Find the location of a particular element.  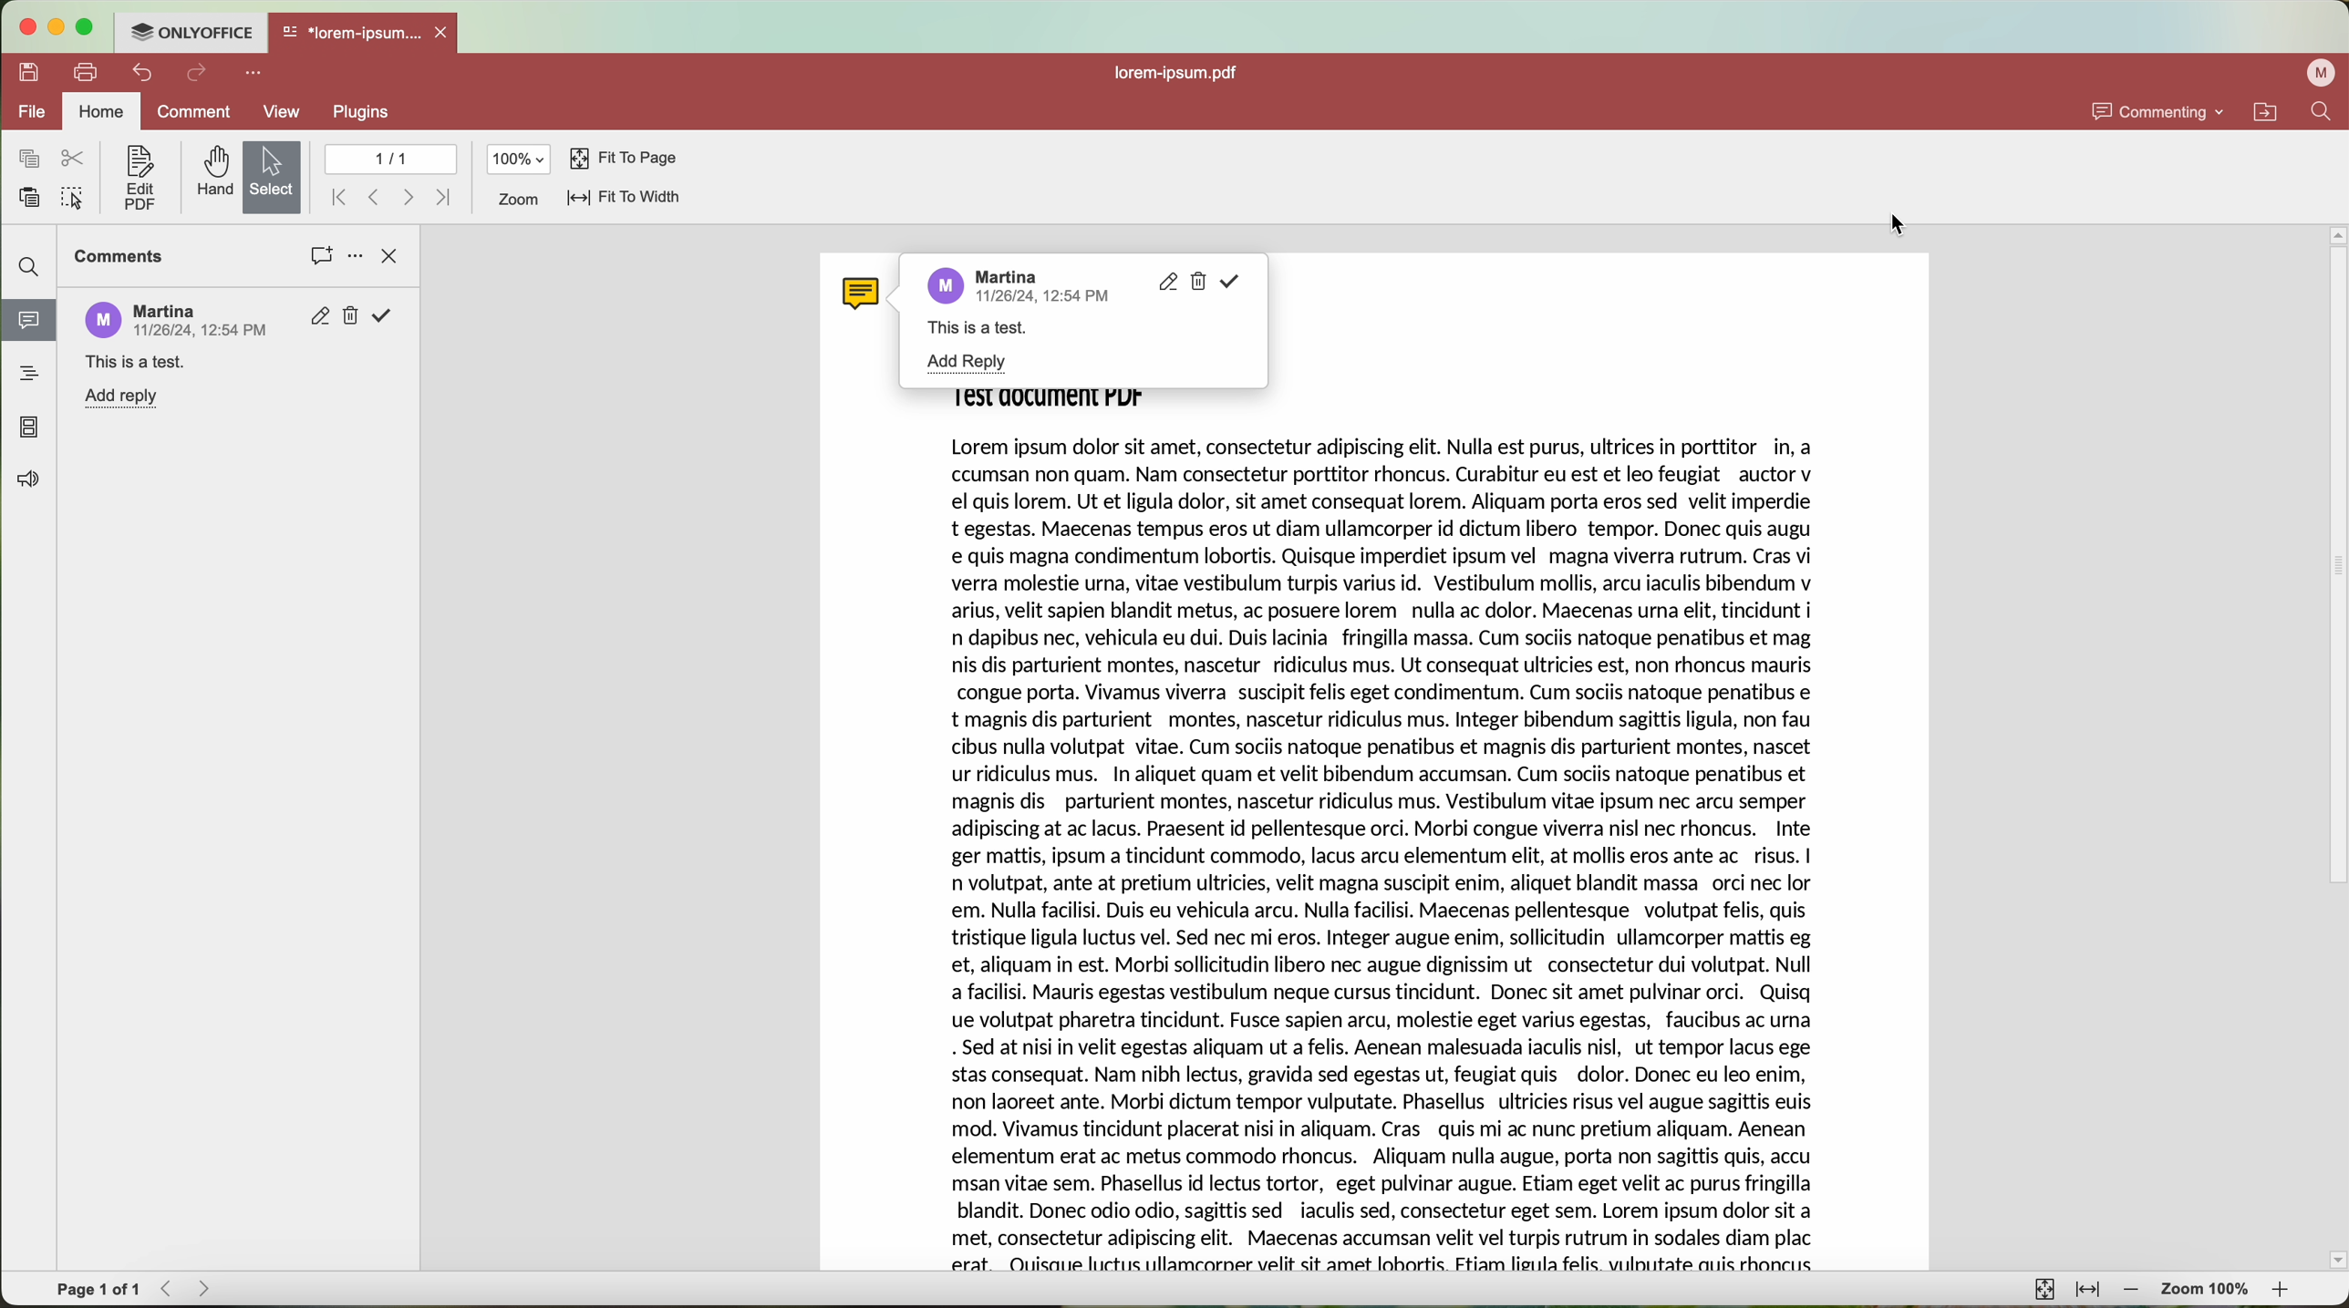

close side bar is located at coordinates (392, 256).